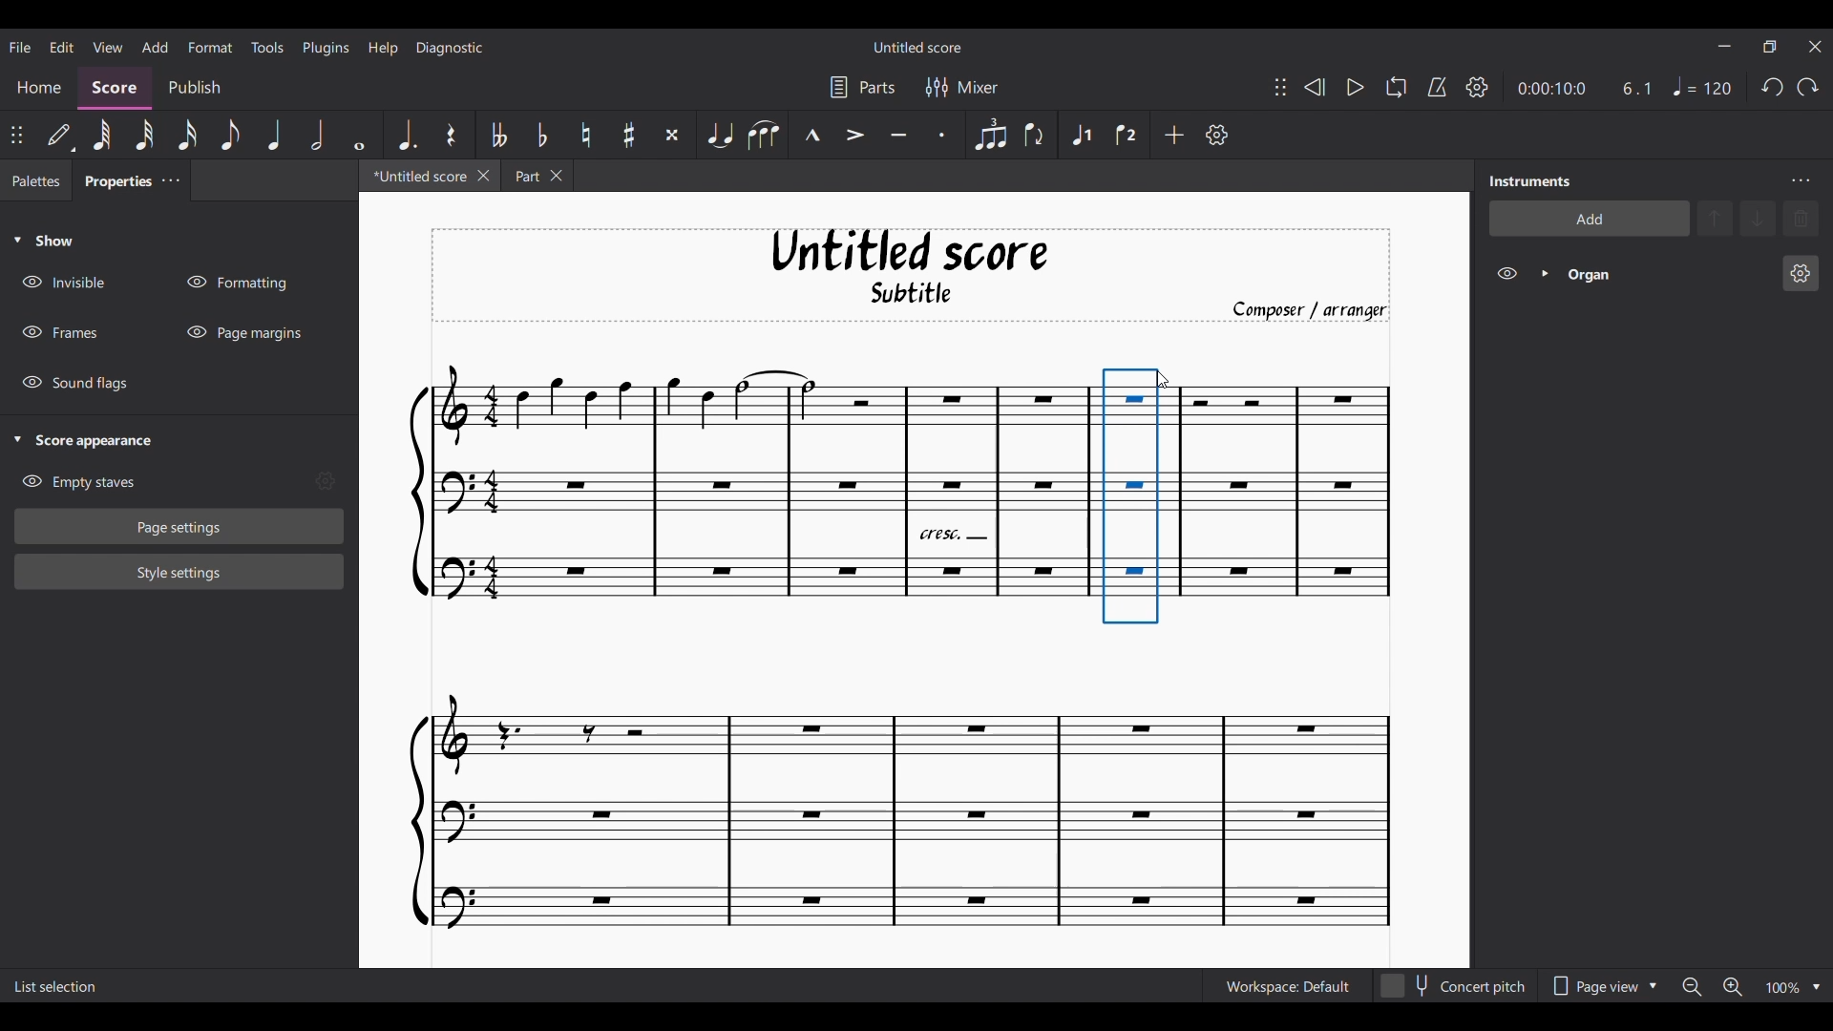 Image resolution: width=1833 pixels, height=1031 pixels. What do you see at coordinates (114, 89) in the screenshot?
I see `Score section` at bounding box center [114, 89].